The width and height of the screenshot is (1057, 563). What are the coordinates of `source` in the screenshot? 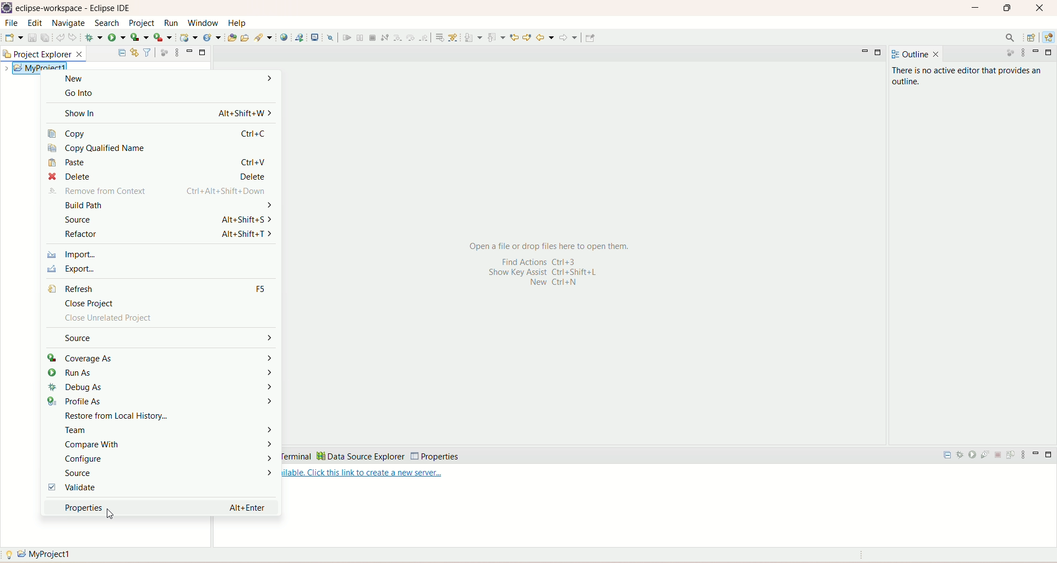 It's located at (160, 473).